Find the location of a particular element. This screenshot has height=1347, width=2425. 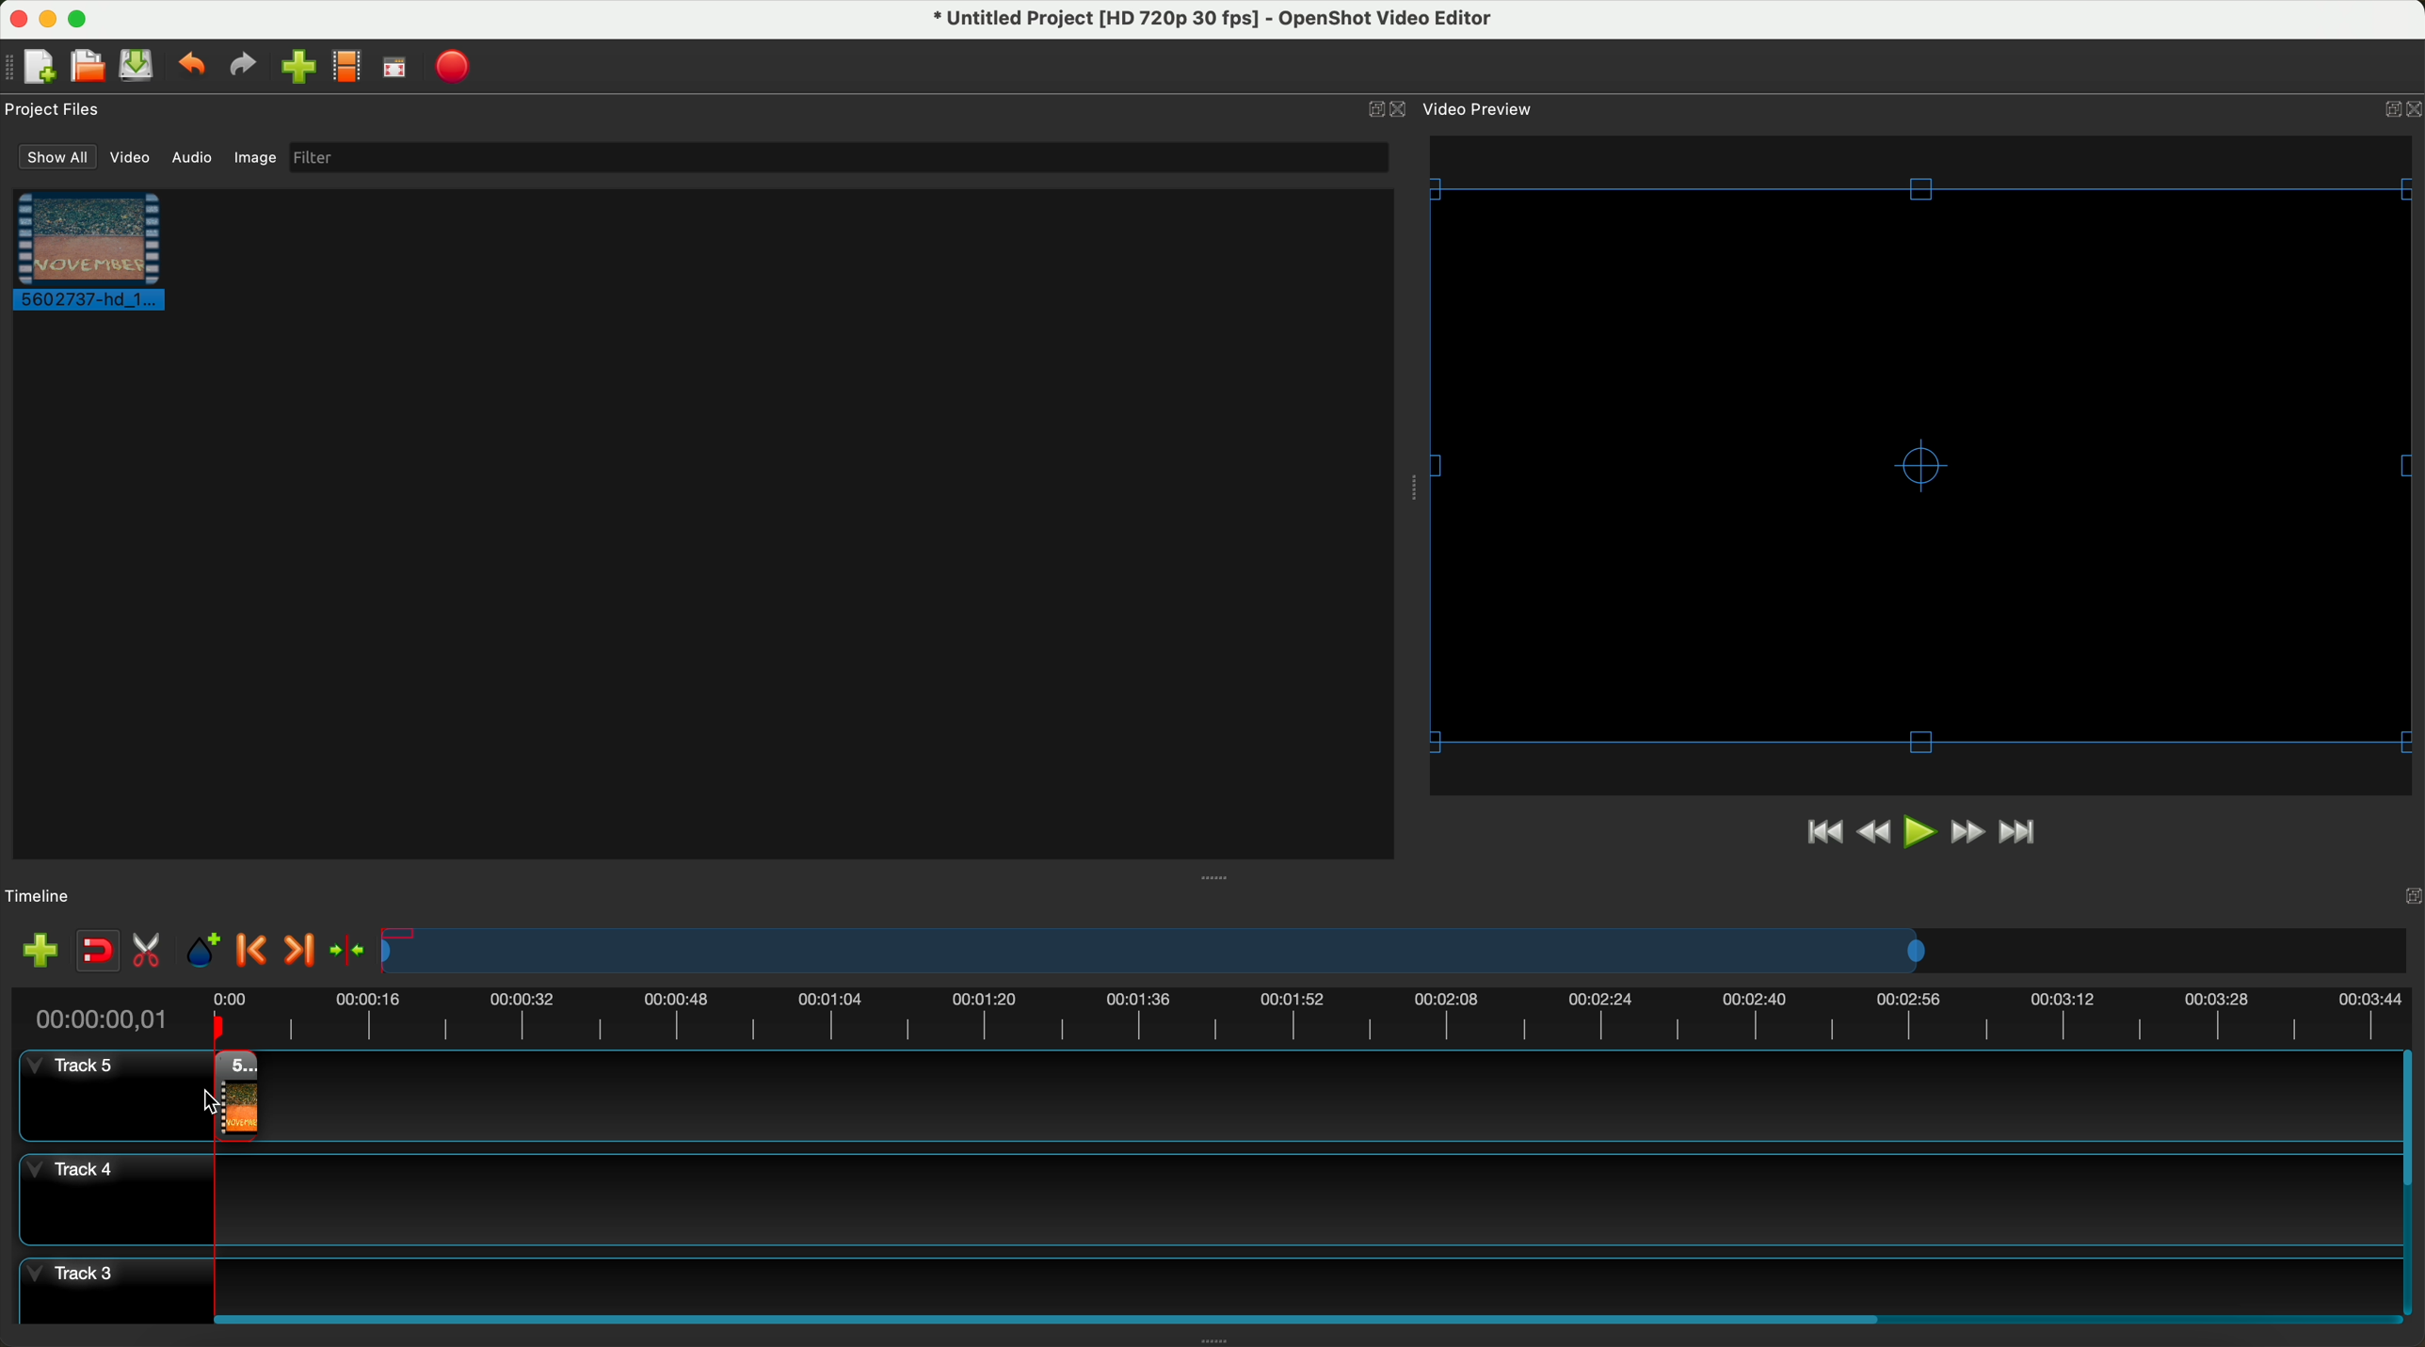

fast foward is located at coordinates (1967, 831).